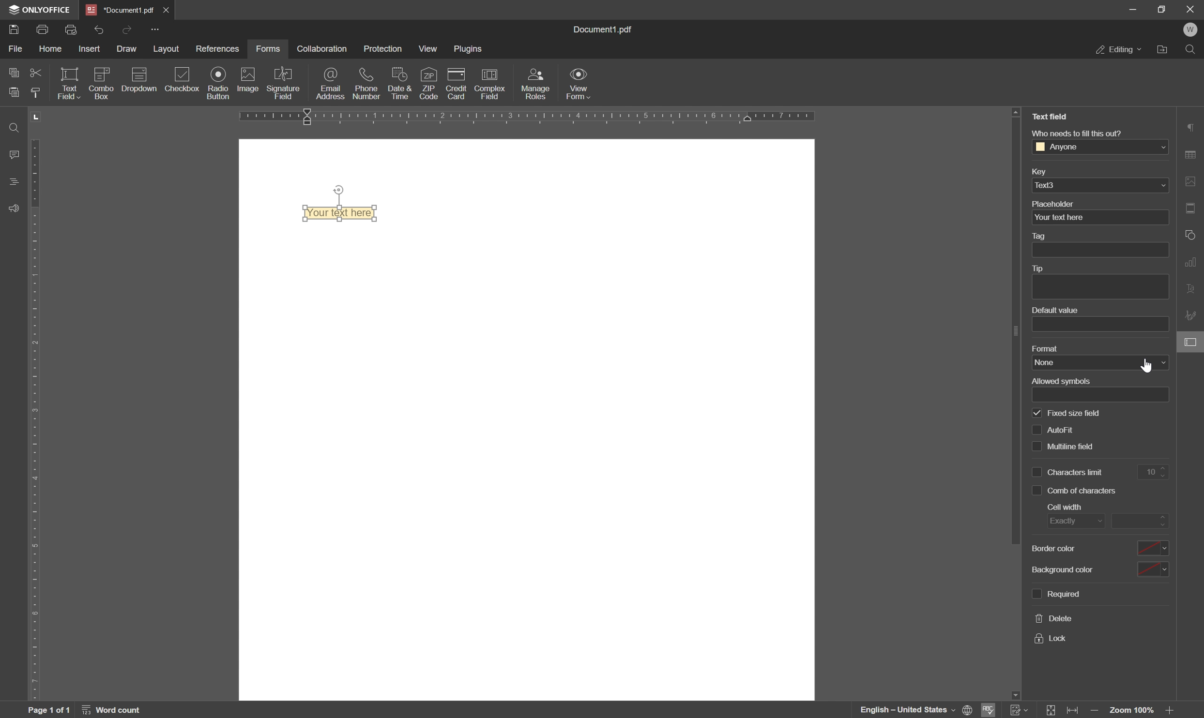 This screenshot has height=718, width=1204. I want to click on view, so click(428, 50).